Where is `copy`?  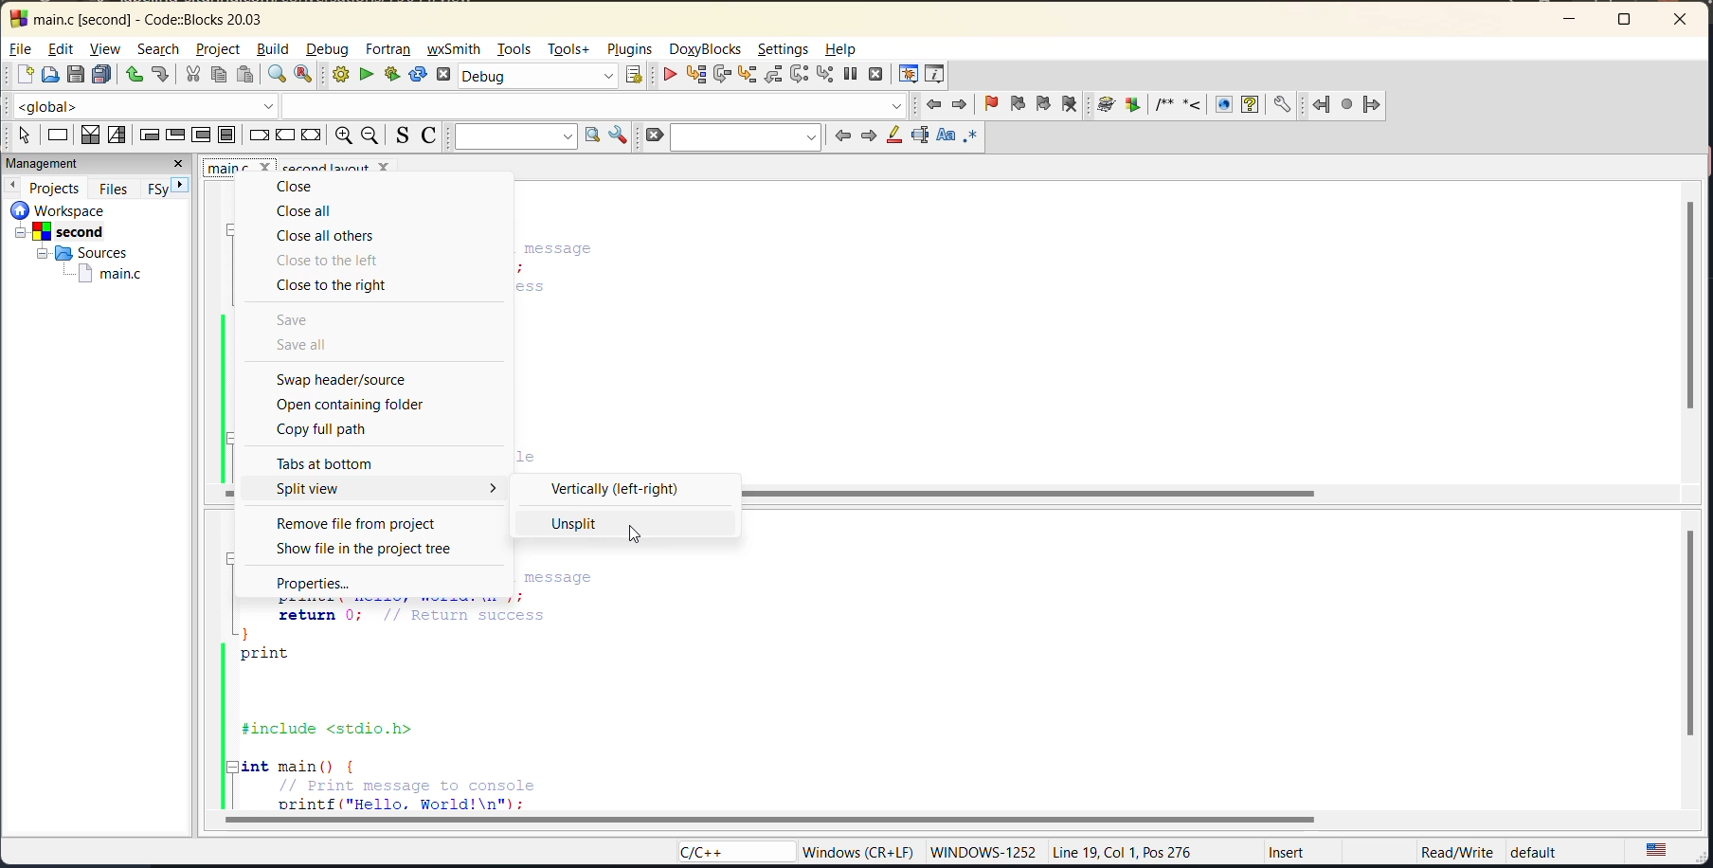 copy is located at coordinates (218, 75).